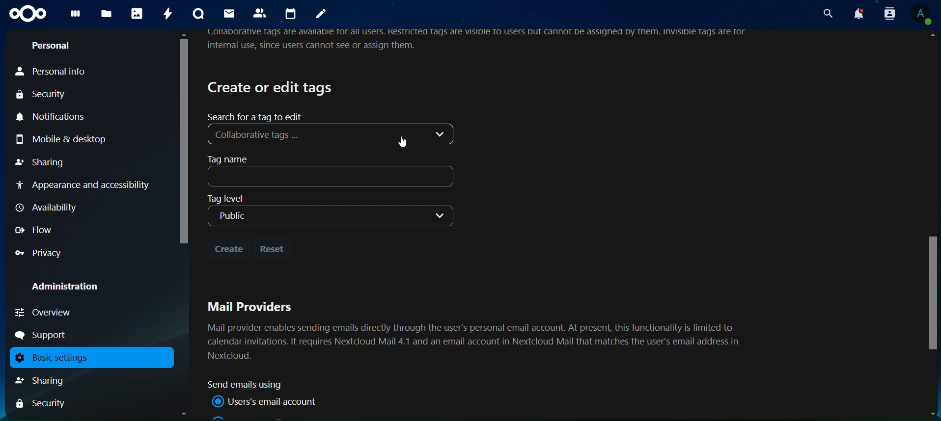 The image size is (941, 421). What do you see at coordinates (41, 404) in the screenshot?
I see `Security` at bounding box center [41, 404].